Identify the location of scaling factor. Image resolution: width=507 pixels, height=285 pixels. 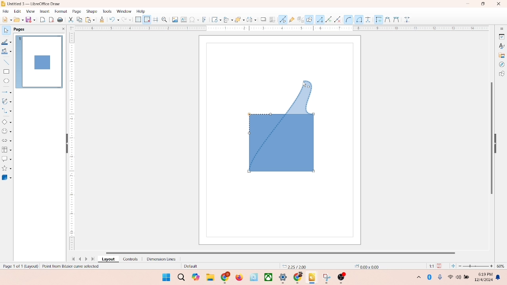
(429, 266).